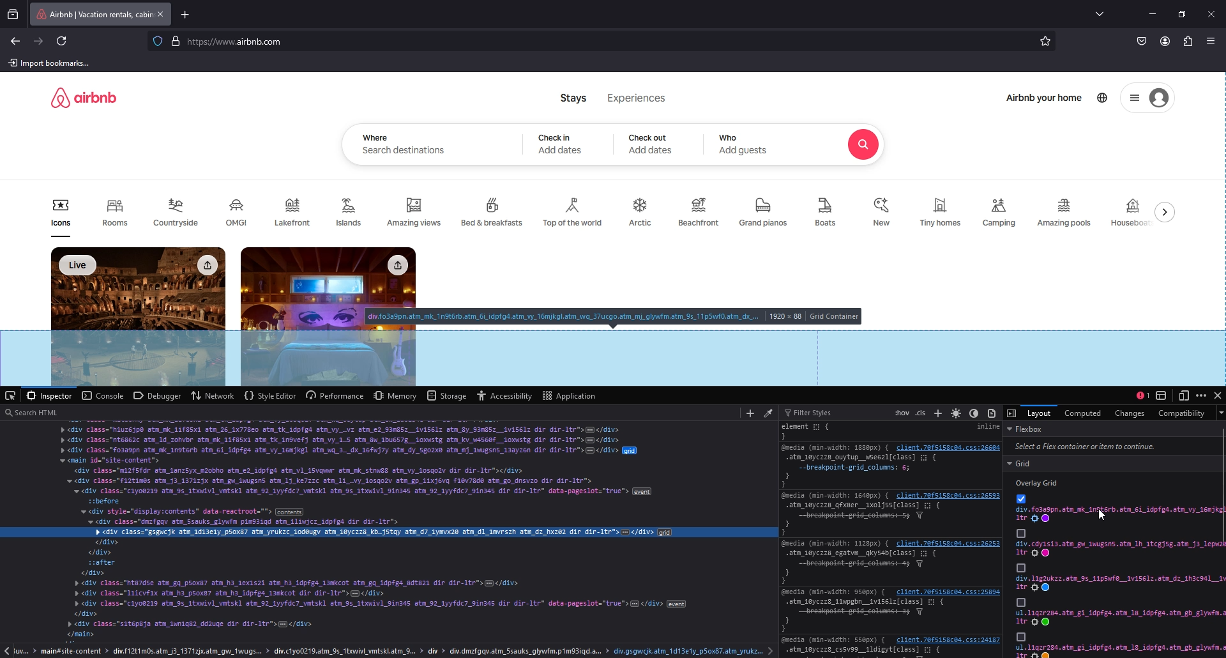 The image size is (1226, 658). I want to click on media query , so click(836, 543).